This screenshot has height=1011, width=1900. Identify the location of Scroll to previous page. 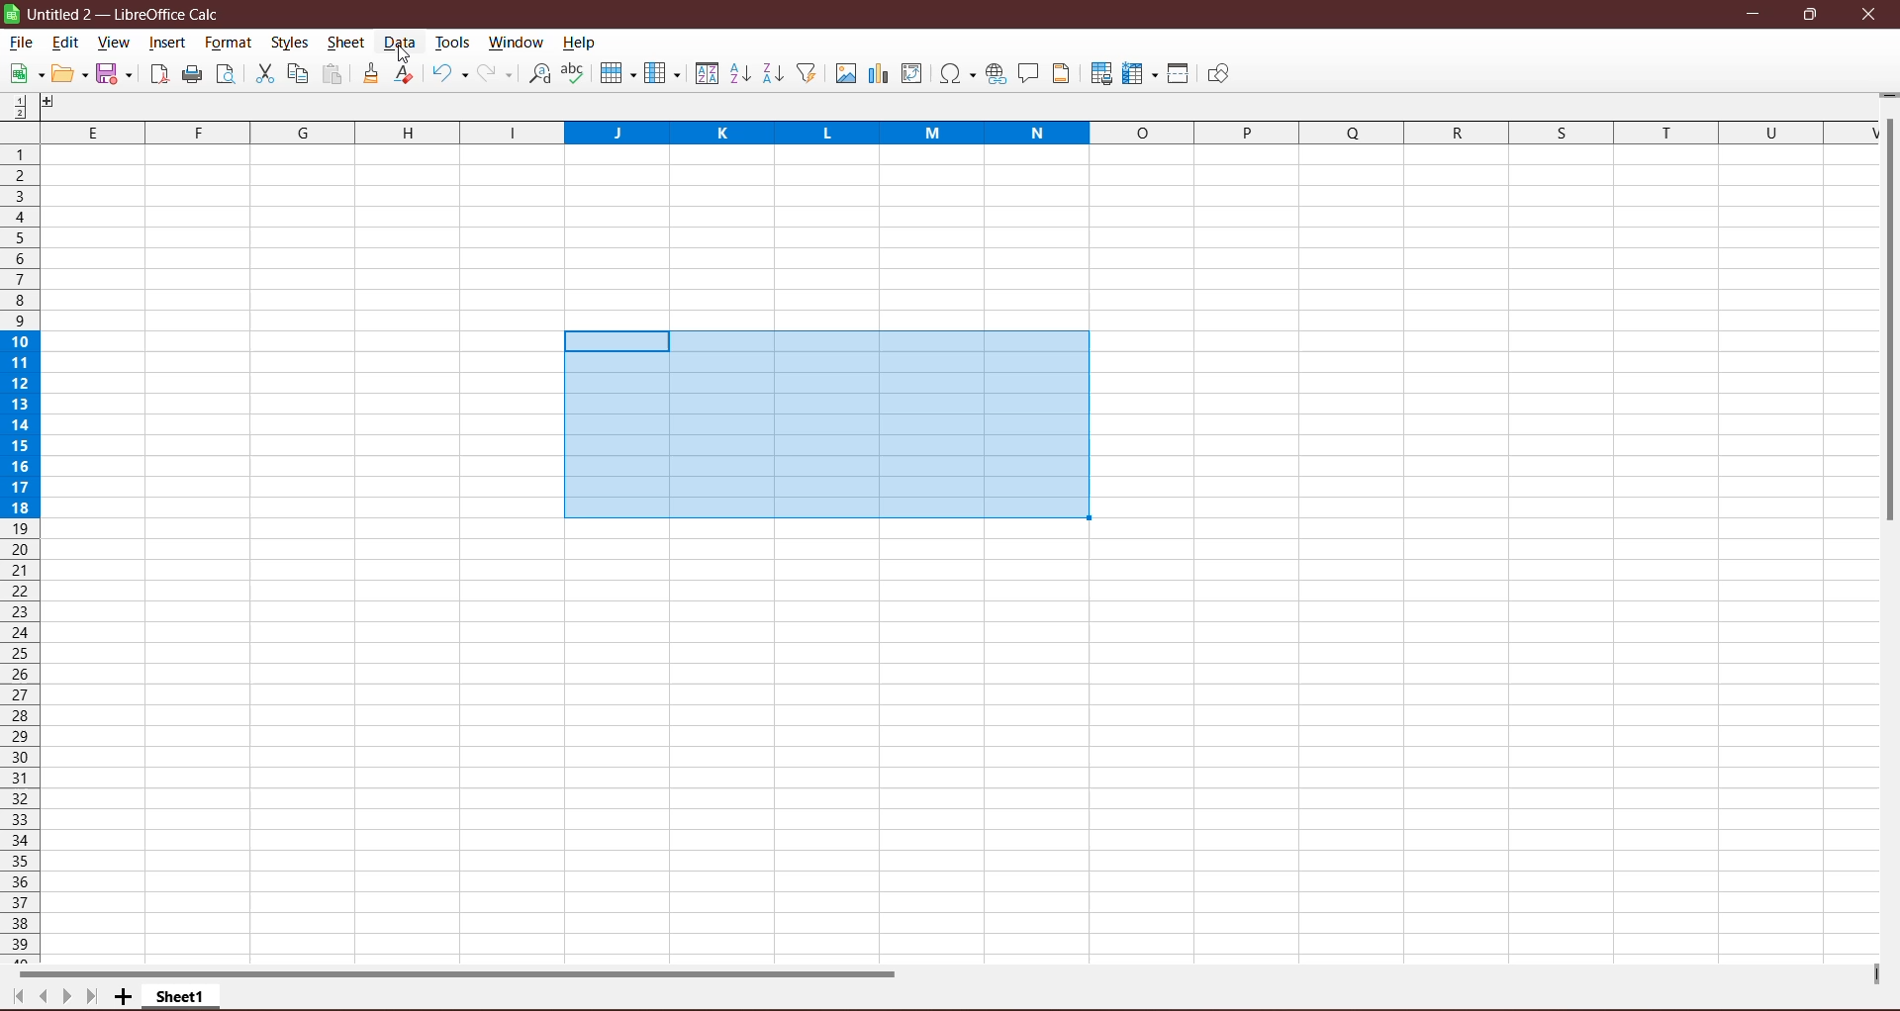
(41, 996).